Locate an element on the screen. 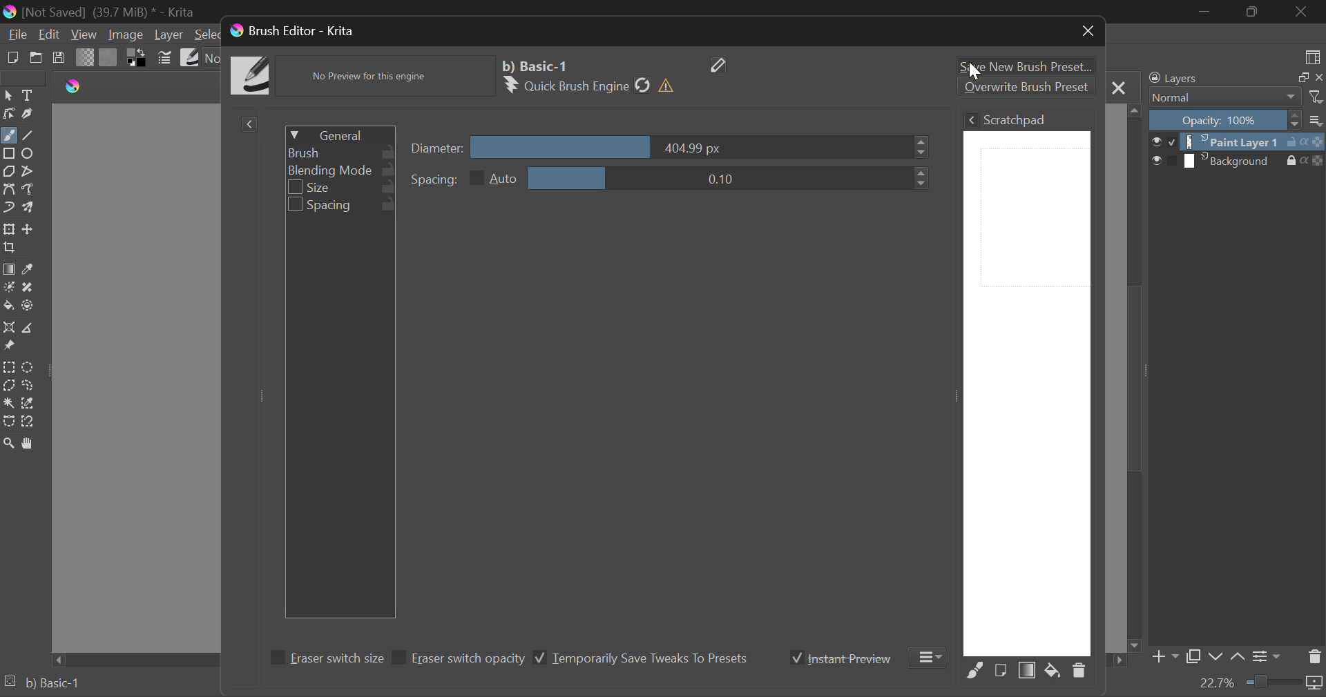  Spacing is located at coordinates (341, 206).